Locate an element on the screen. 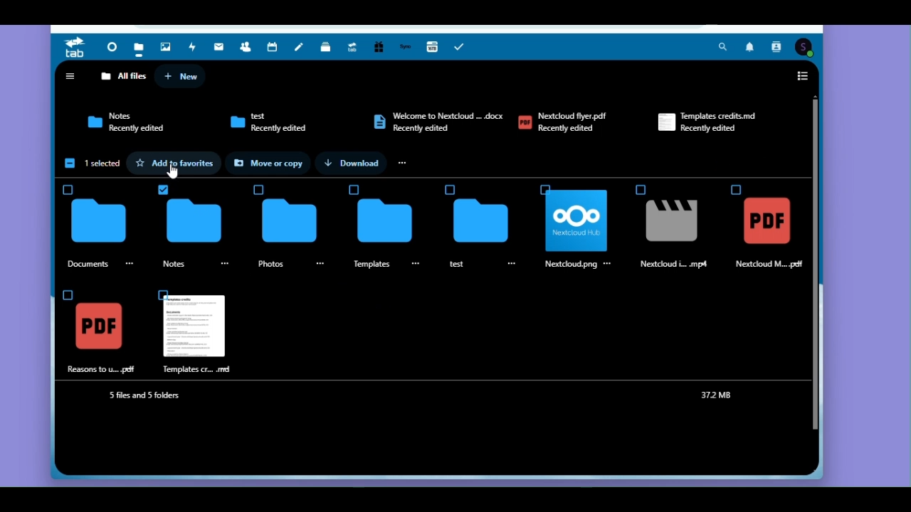  Recently edited is located at coordinates (136, 129).